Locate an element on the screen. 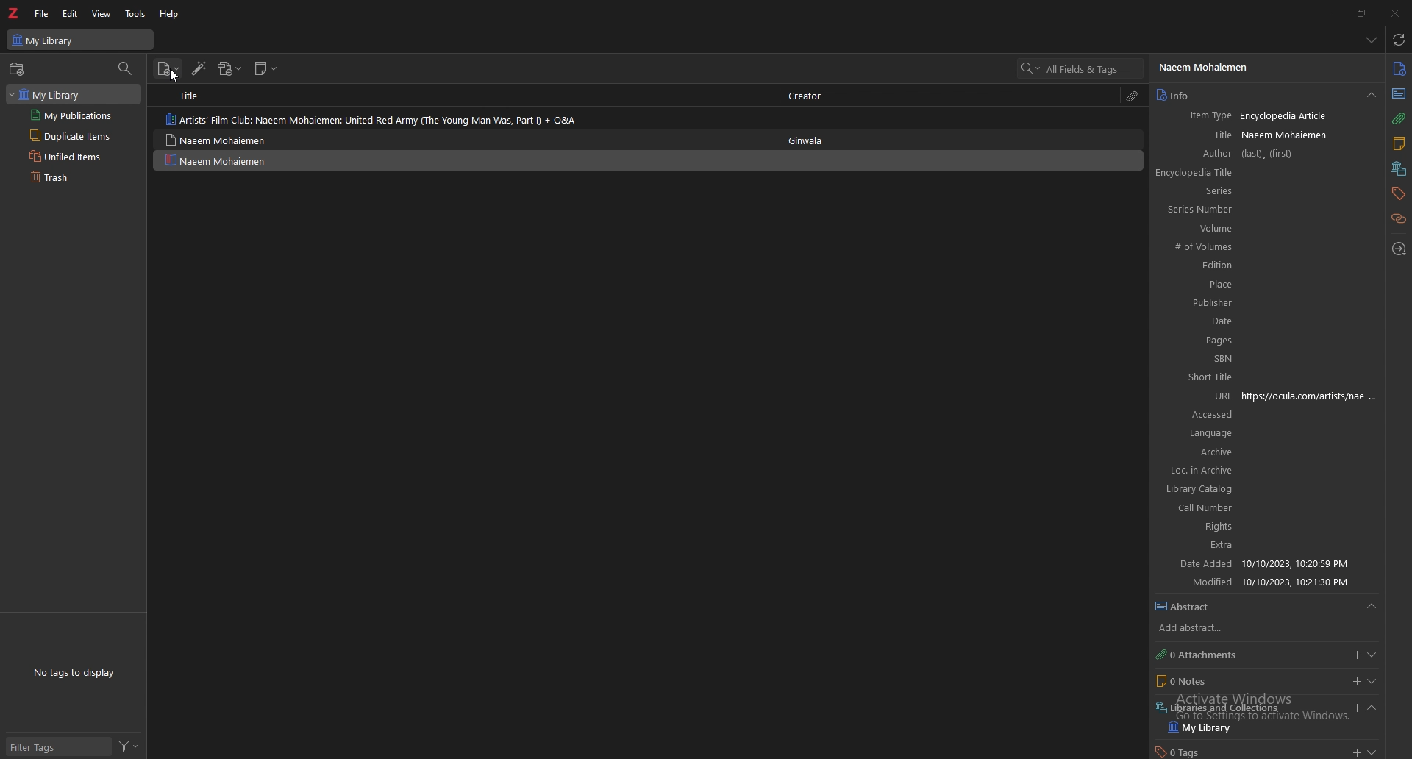 The width and height of the screenshot is (1412, 759). add abstract is located at coordinates (1265, 628).